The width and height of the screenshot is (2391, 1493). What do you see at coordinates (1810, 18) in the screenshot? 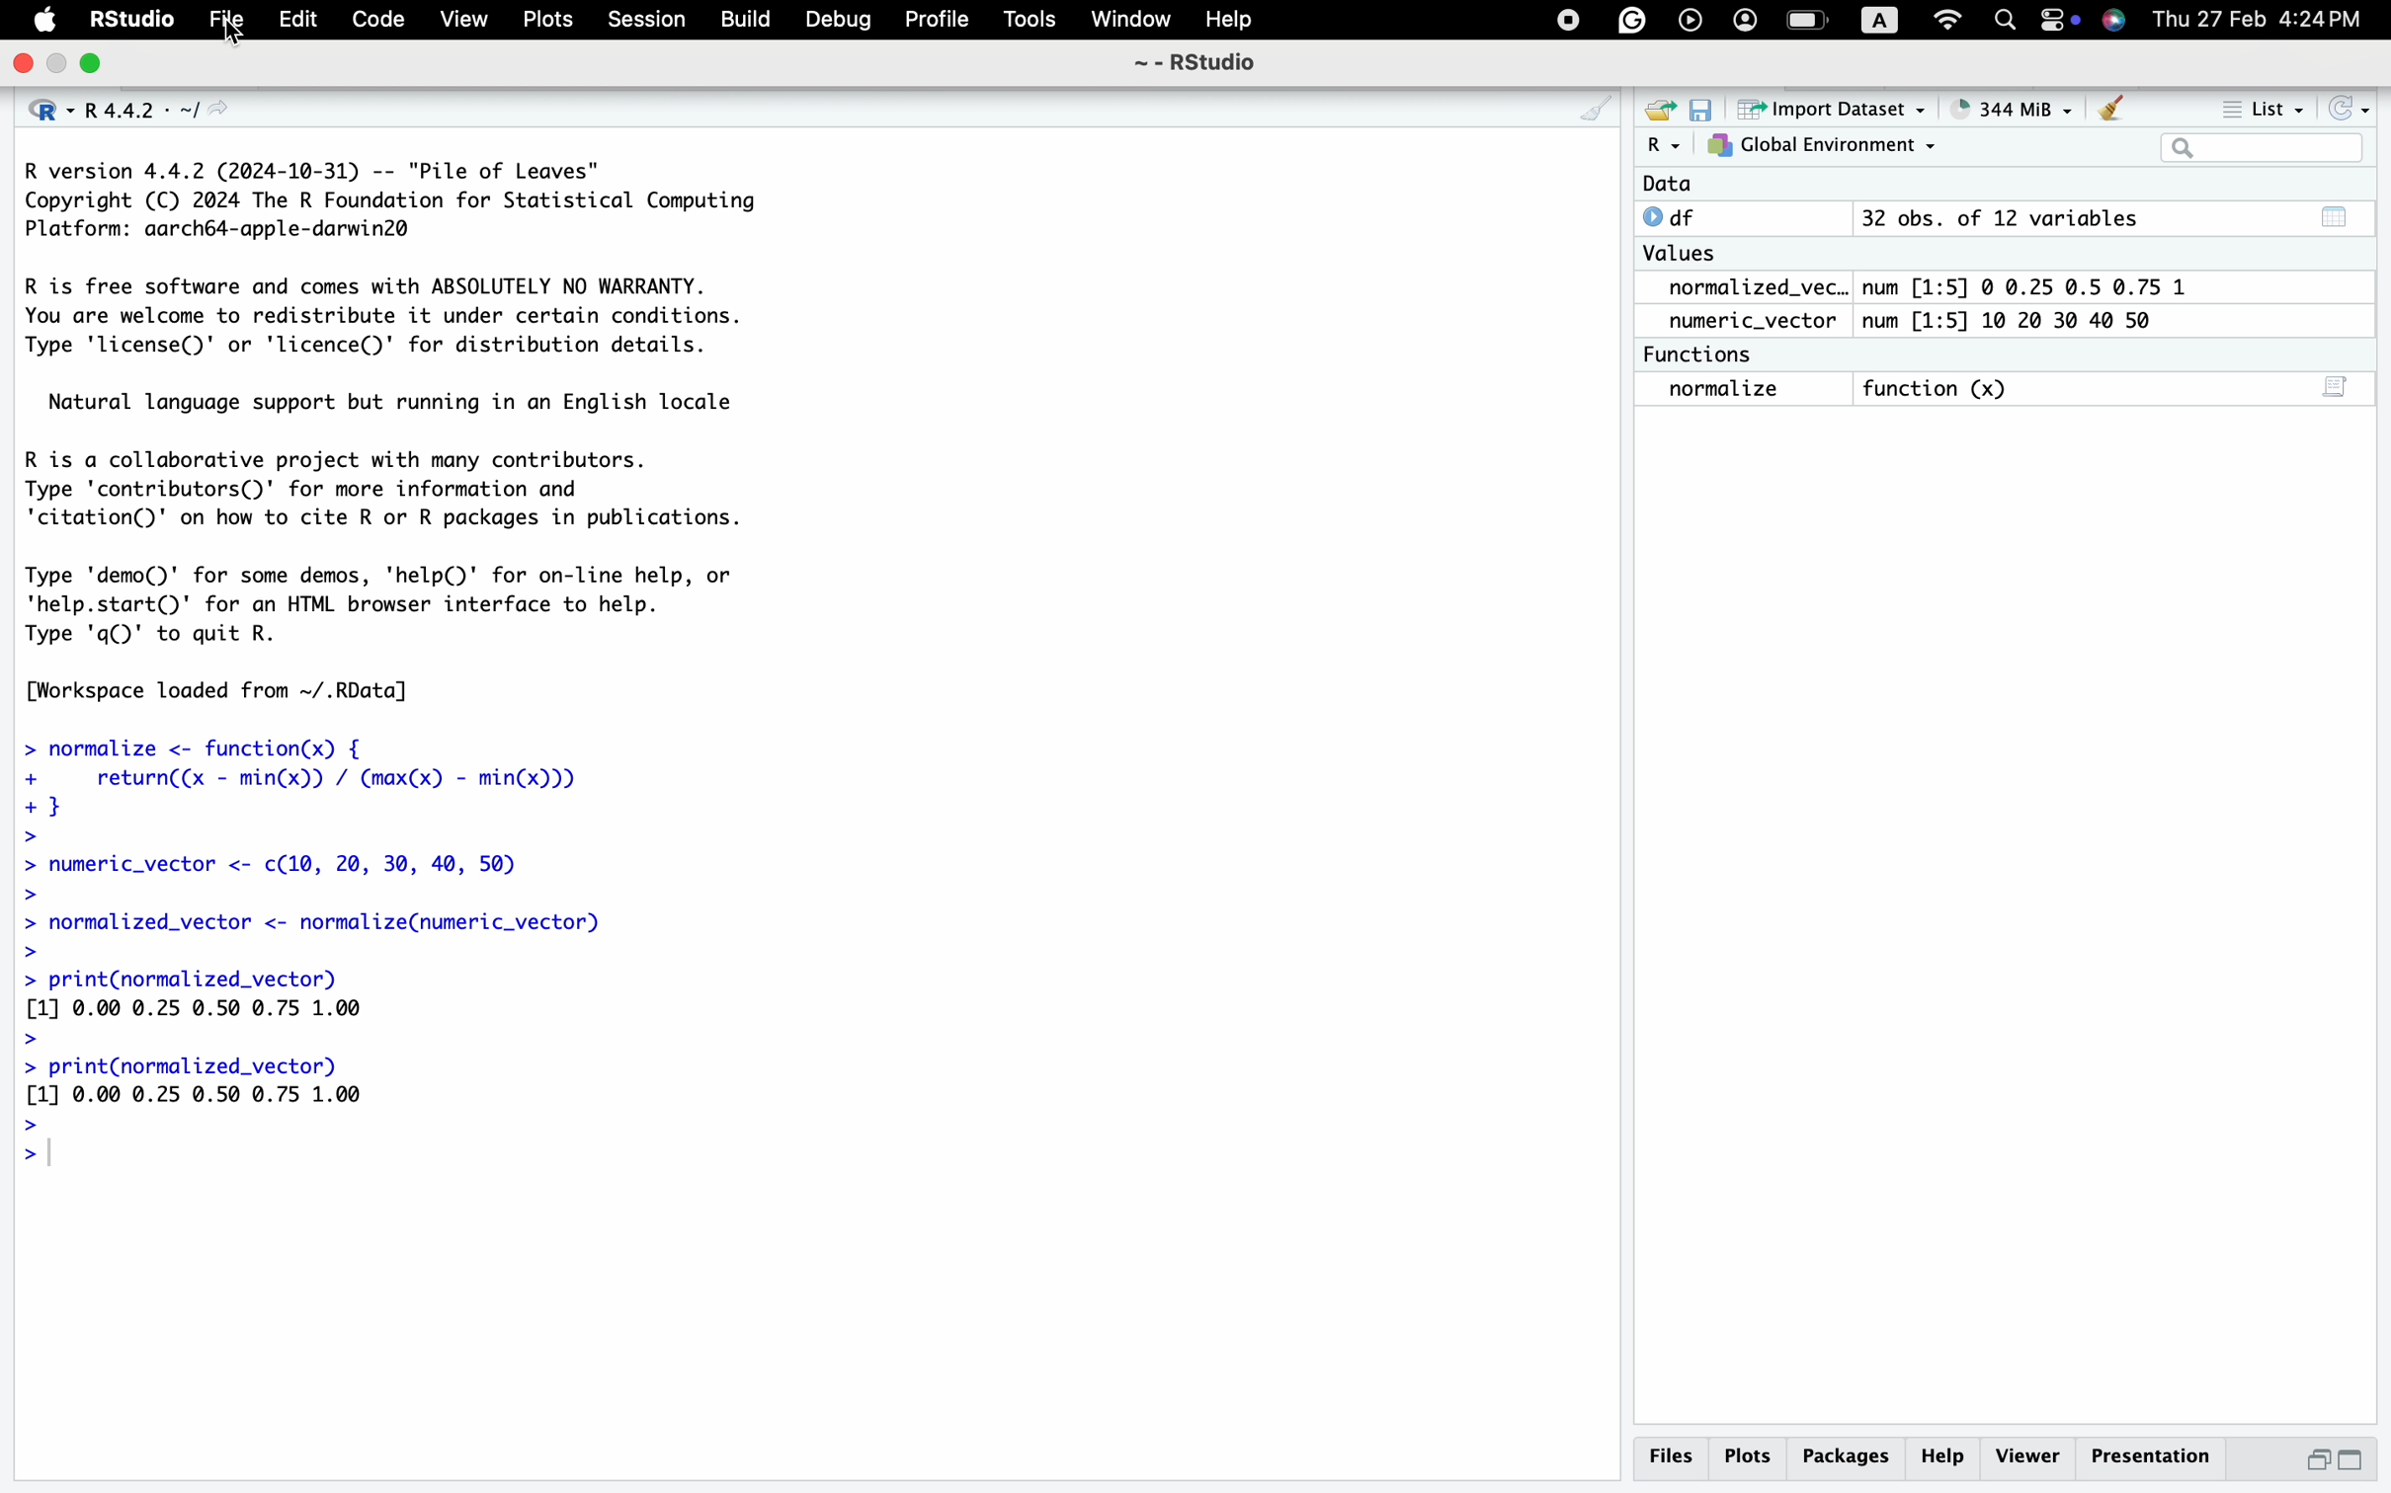
I see `battery` at bounding box center [1810, 18].